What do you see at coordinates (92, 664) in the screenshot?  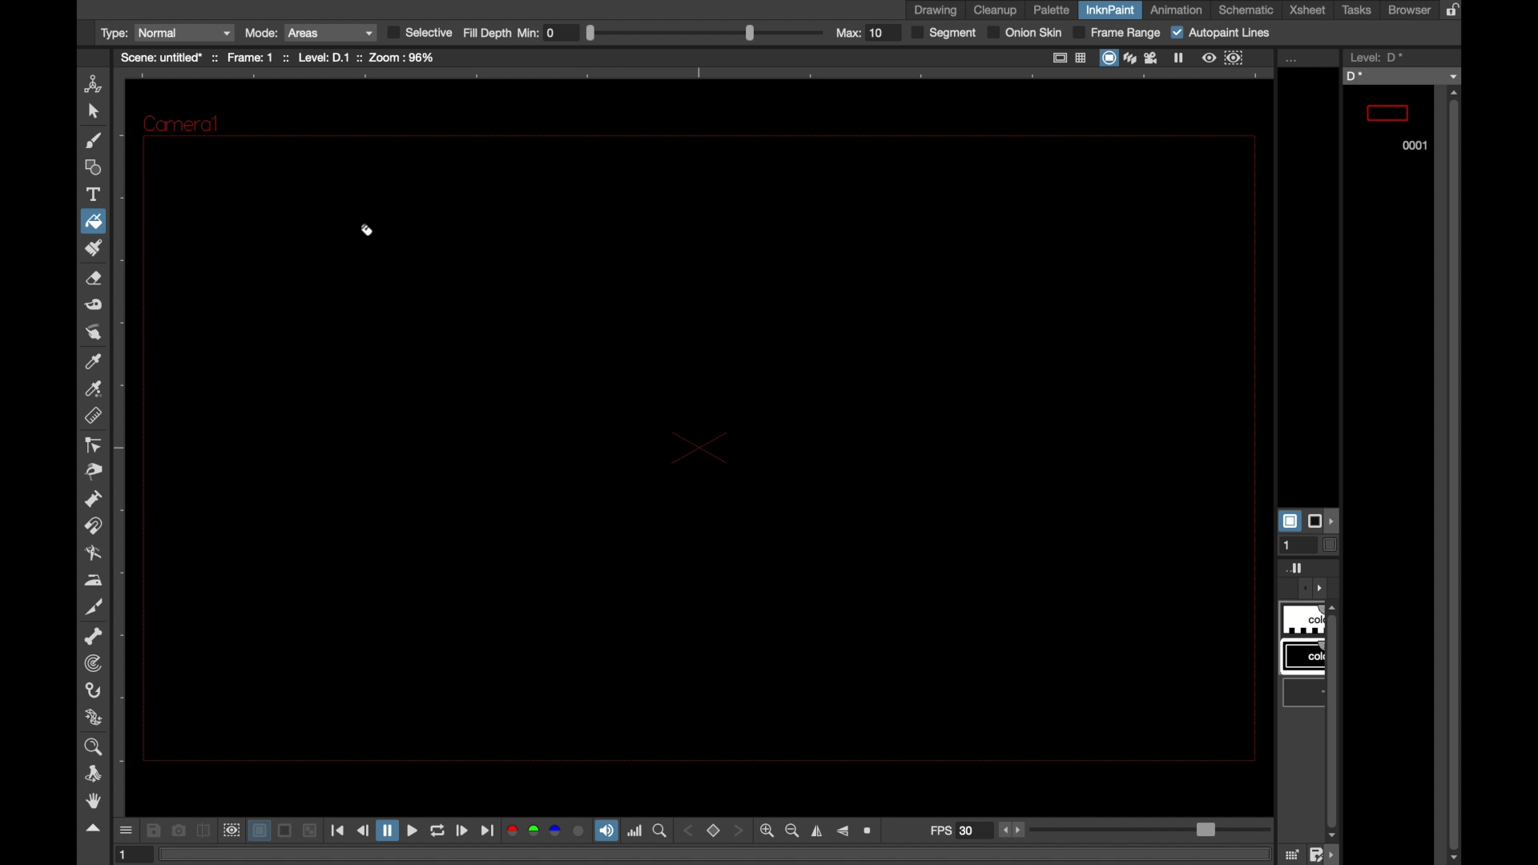 I see `tracker tool` at bounding box center [92, 664].